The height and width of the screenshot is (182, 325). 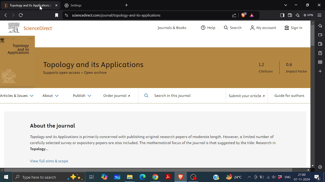 What do you see at coordinates (320, 167) in the screenshot?
I see `Settings` at bounding box center [320, 167].